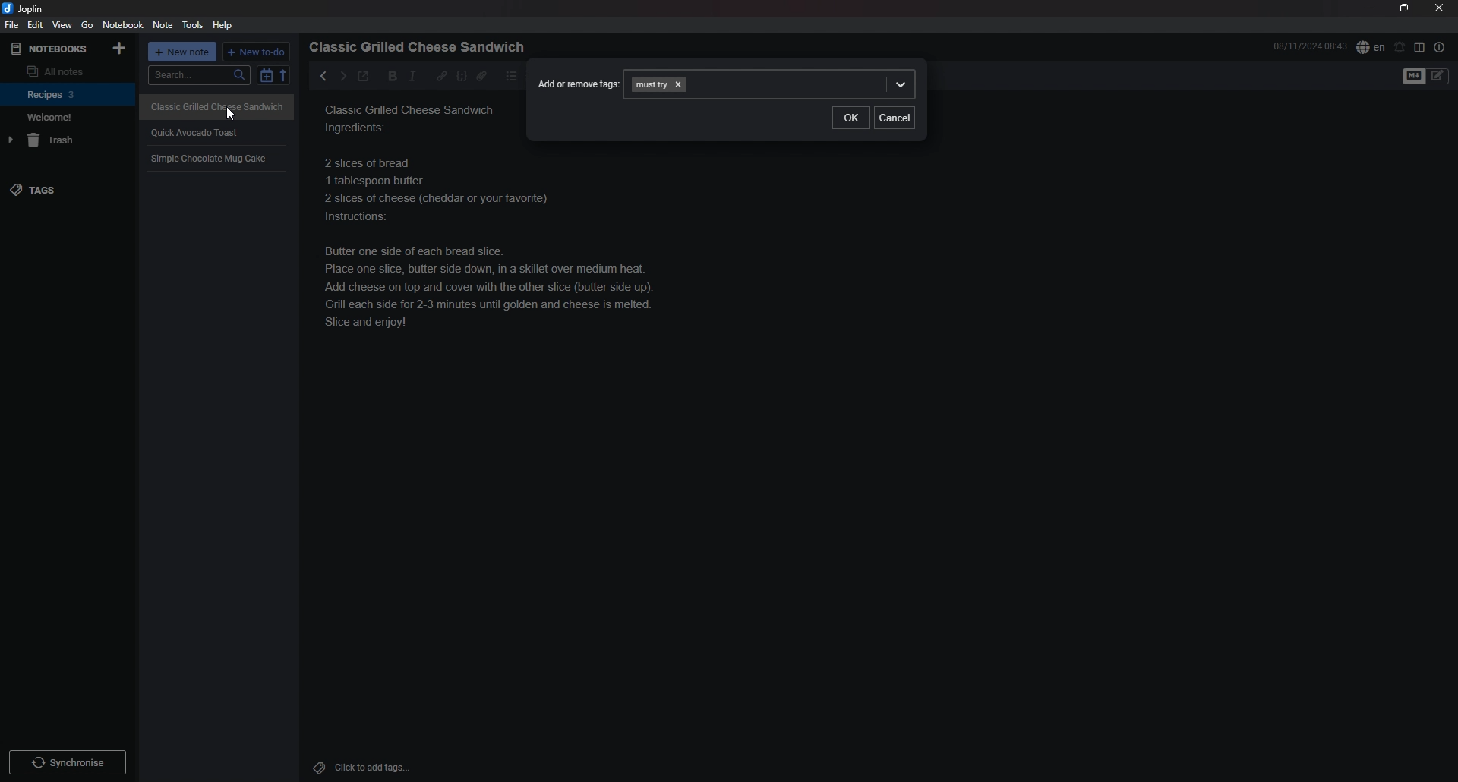  Describe the element at coordinates (1400, 46) in the screenshot. I see `set alarm` at that location.